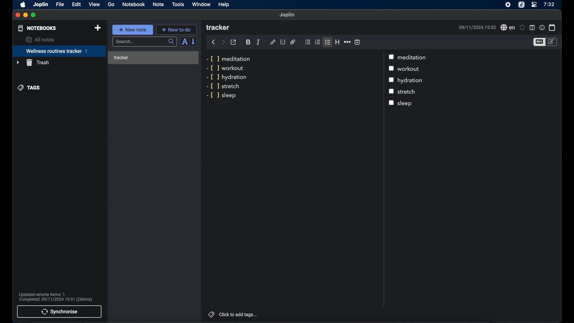  Describe the element at coordinates (40, 39) in the screenshot. I see `all notes` at that location.